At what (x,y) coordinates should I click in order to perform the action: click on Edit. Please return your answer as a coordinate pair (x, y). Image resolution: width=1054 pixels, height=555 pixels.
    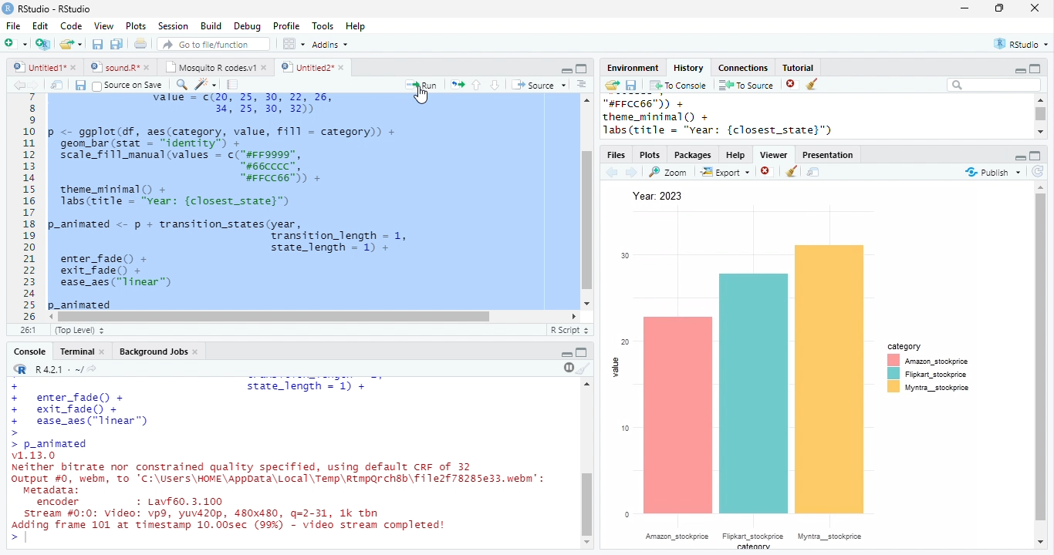
    Looking at the image, I should click on (40, 25).